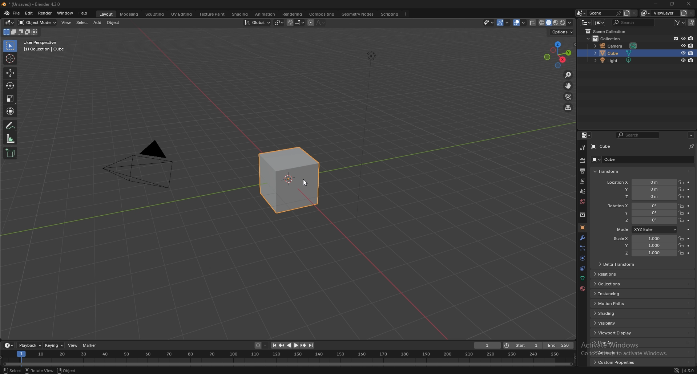 This screenshot has width=697, height=374. I want to click on shading, so click(240, 15).